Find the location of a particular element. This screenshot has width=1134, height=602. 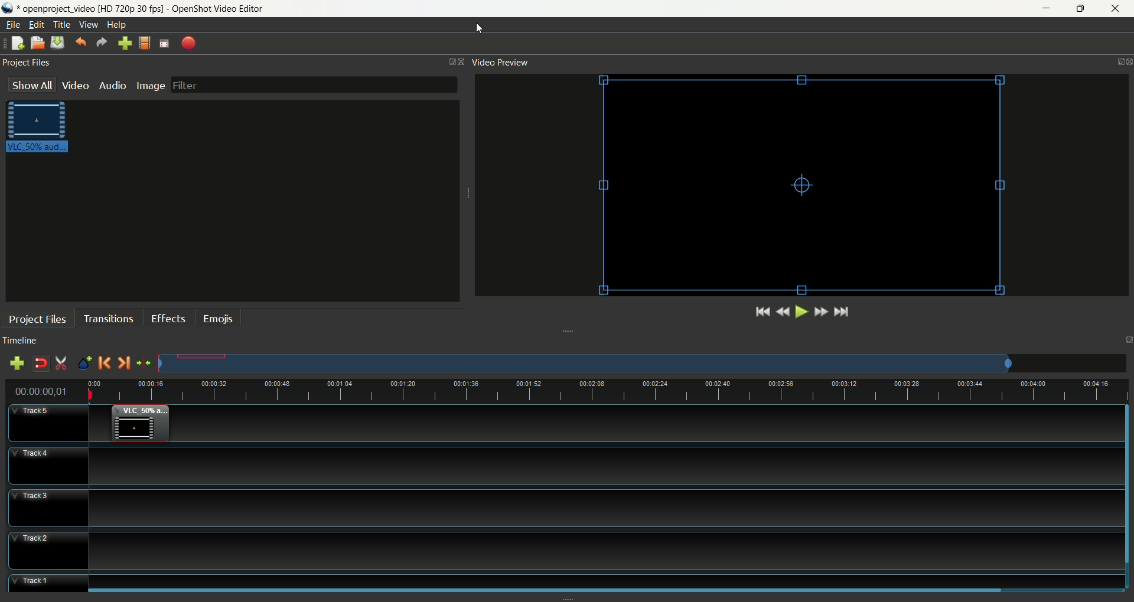

cursor is located at coordinates (477, 30).